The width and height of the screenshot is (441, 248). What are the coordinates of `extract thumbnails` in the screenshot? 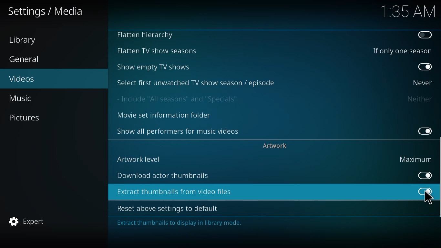 It's located at (175, 192).